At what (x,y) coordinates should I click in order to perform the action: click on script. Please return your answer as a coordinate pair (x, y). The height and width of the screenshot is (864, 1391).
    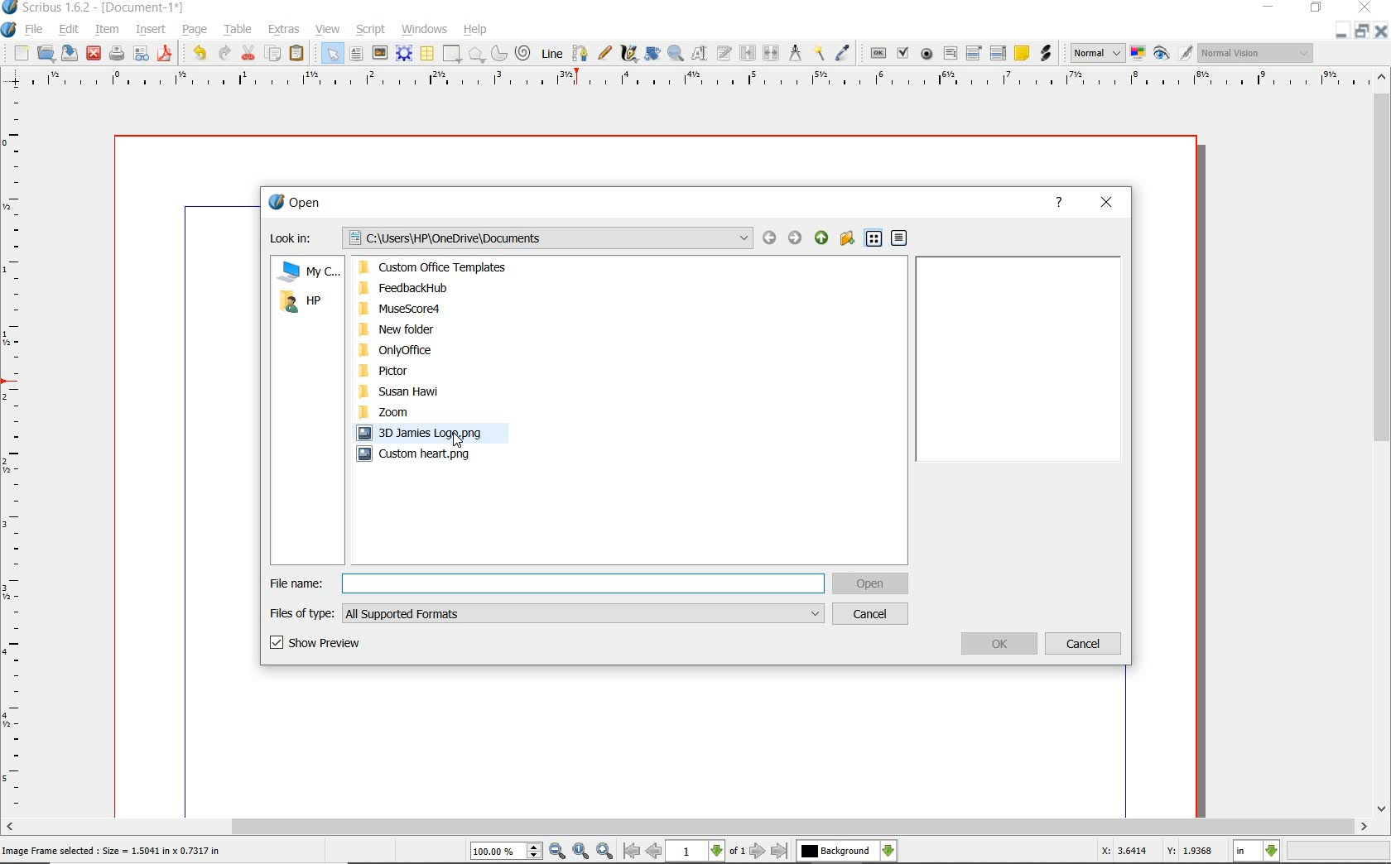
    Looking at the image, I should click on (372, 30).